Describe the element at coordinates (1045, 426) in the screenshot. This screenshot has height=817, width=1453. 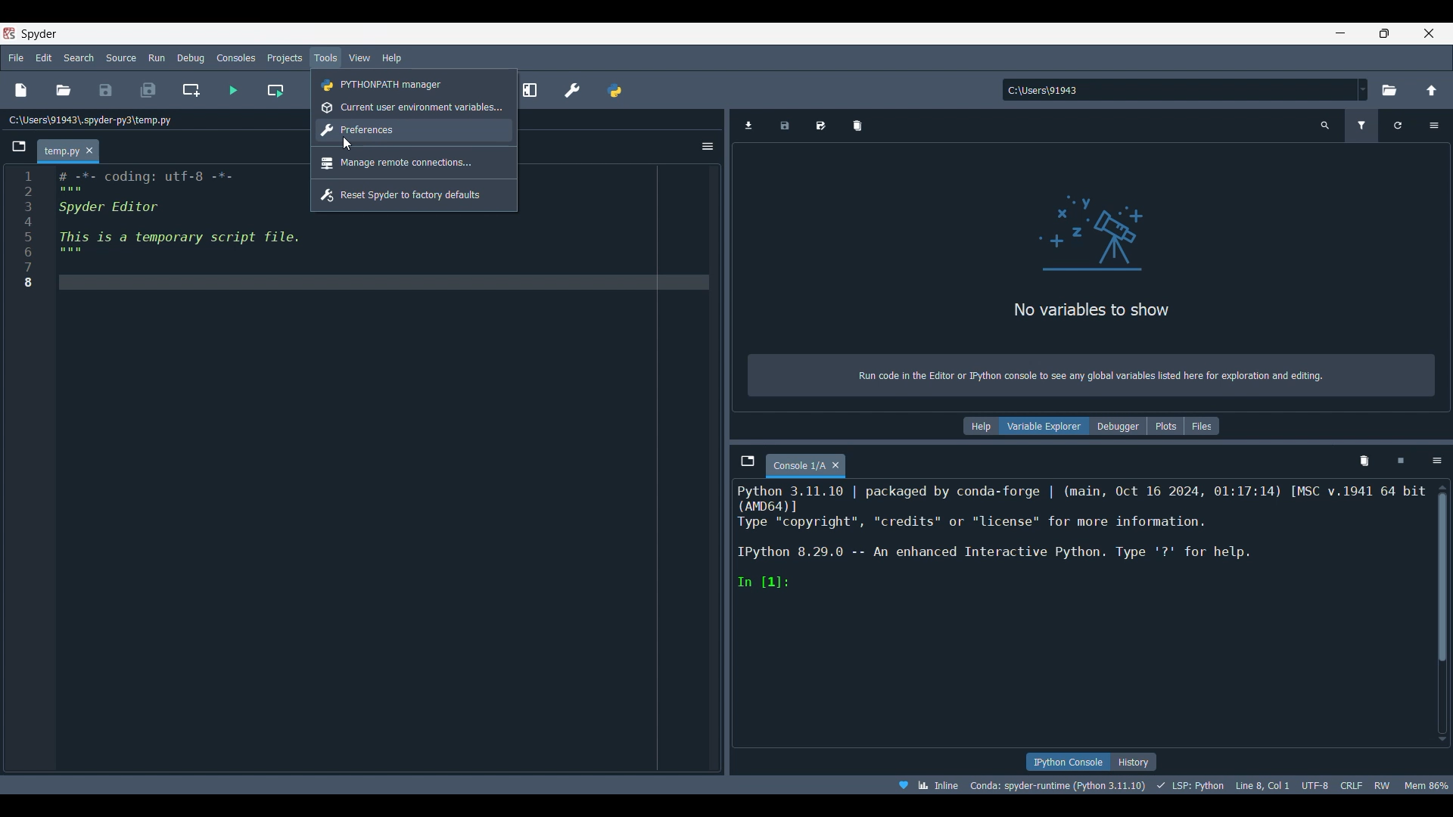
I see `Variable explorer, current selection highlighted` at that location.